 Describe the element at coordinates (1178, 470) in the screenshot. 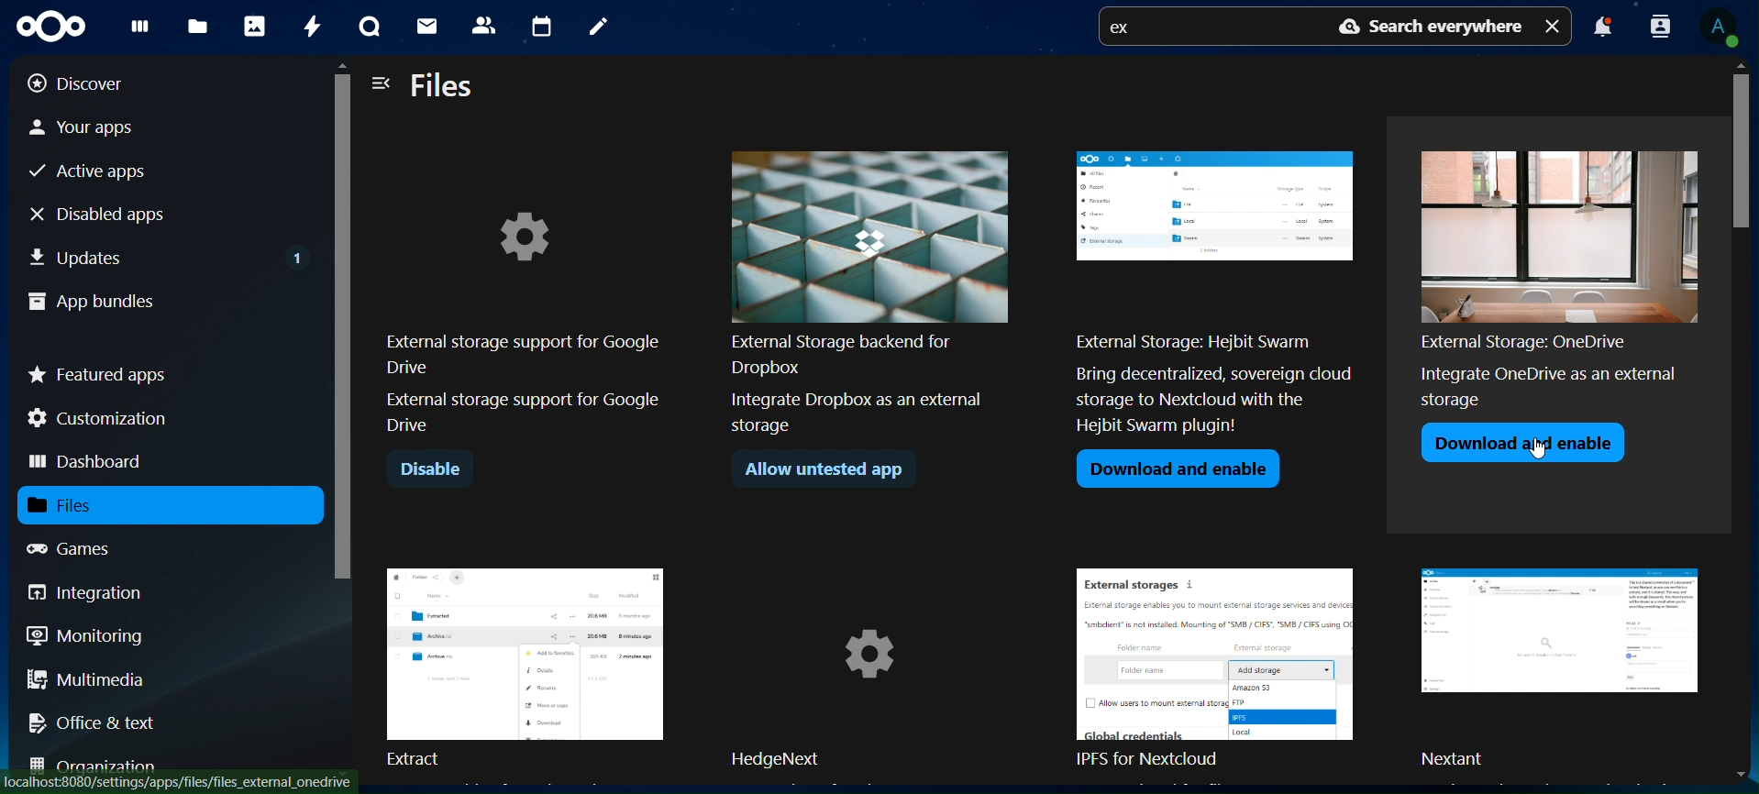

I see `download and enable` at that location.